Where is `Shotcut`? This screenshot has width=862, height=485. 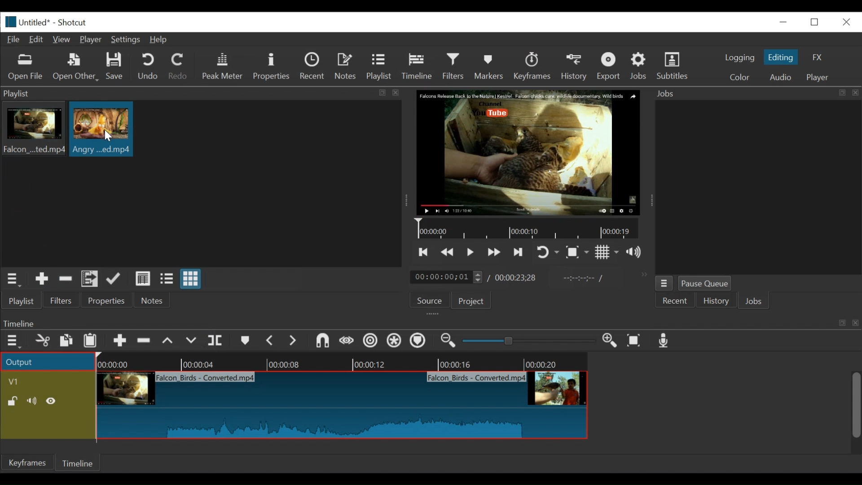 Shotcut is located at coordinates (72, 23).